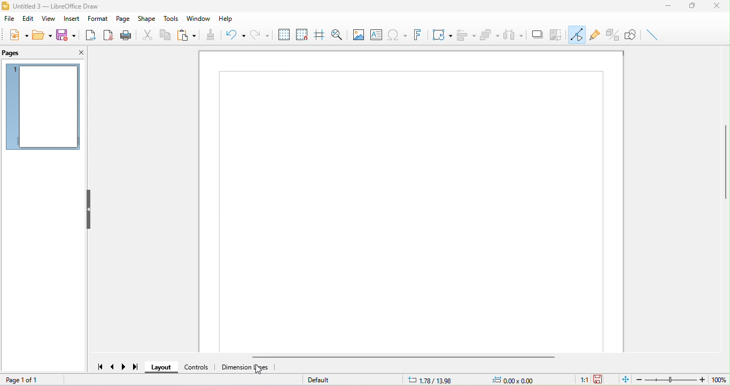  What do you see at coordinates (632, 35) in the screenshot?
I see `show draw function` at bounding box center [632, 35].